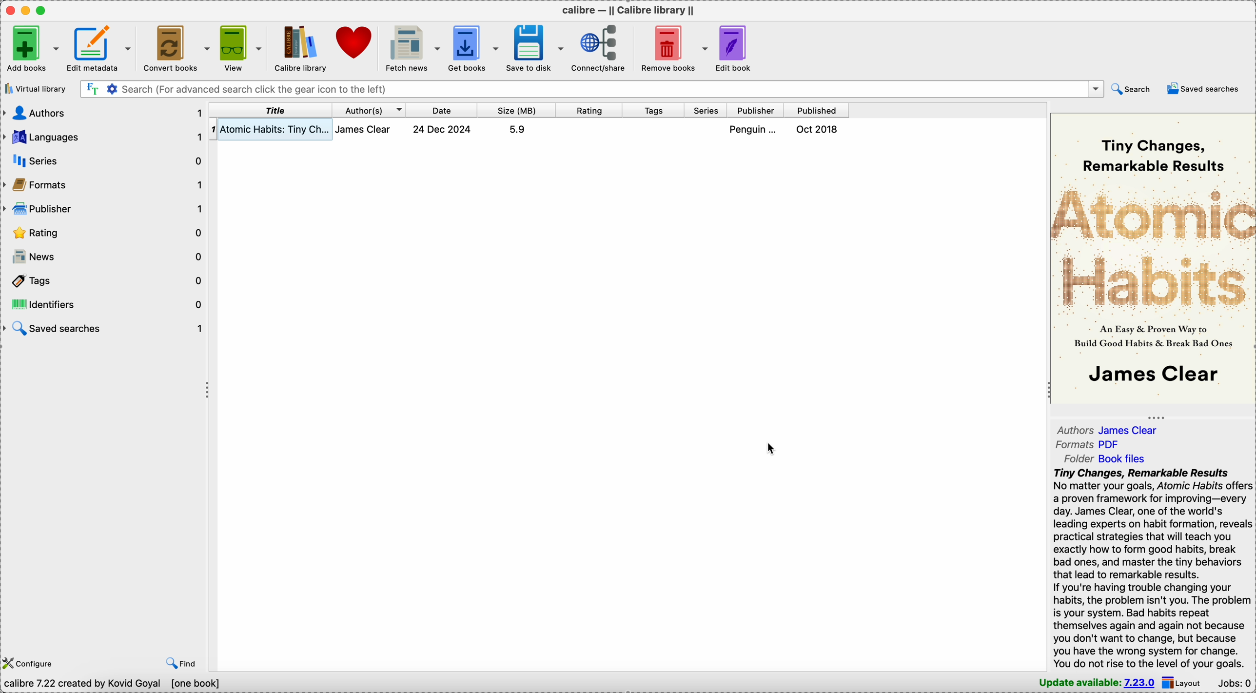  I want to click on date, so click(442, 110).